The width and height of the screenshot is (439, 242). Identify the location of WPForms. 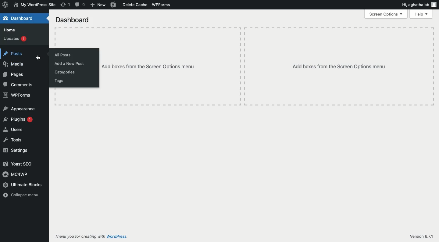
(16, 96).